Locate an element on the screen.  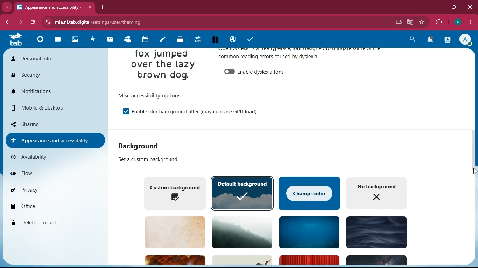
activity is located at coordinates (93, 40).